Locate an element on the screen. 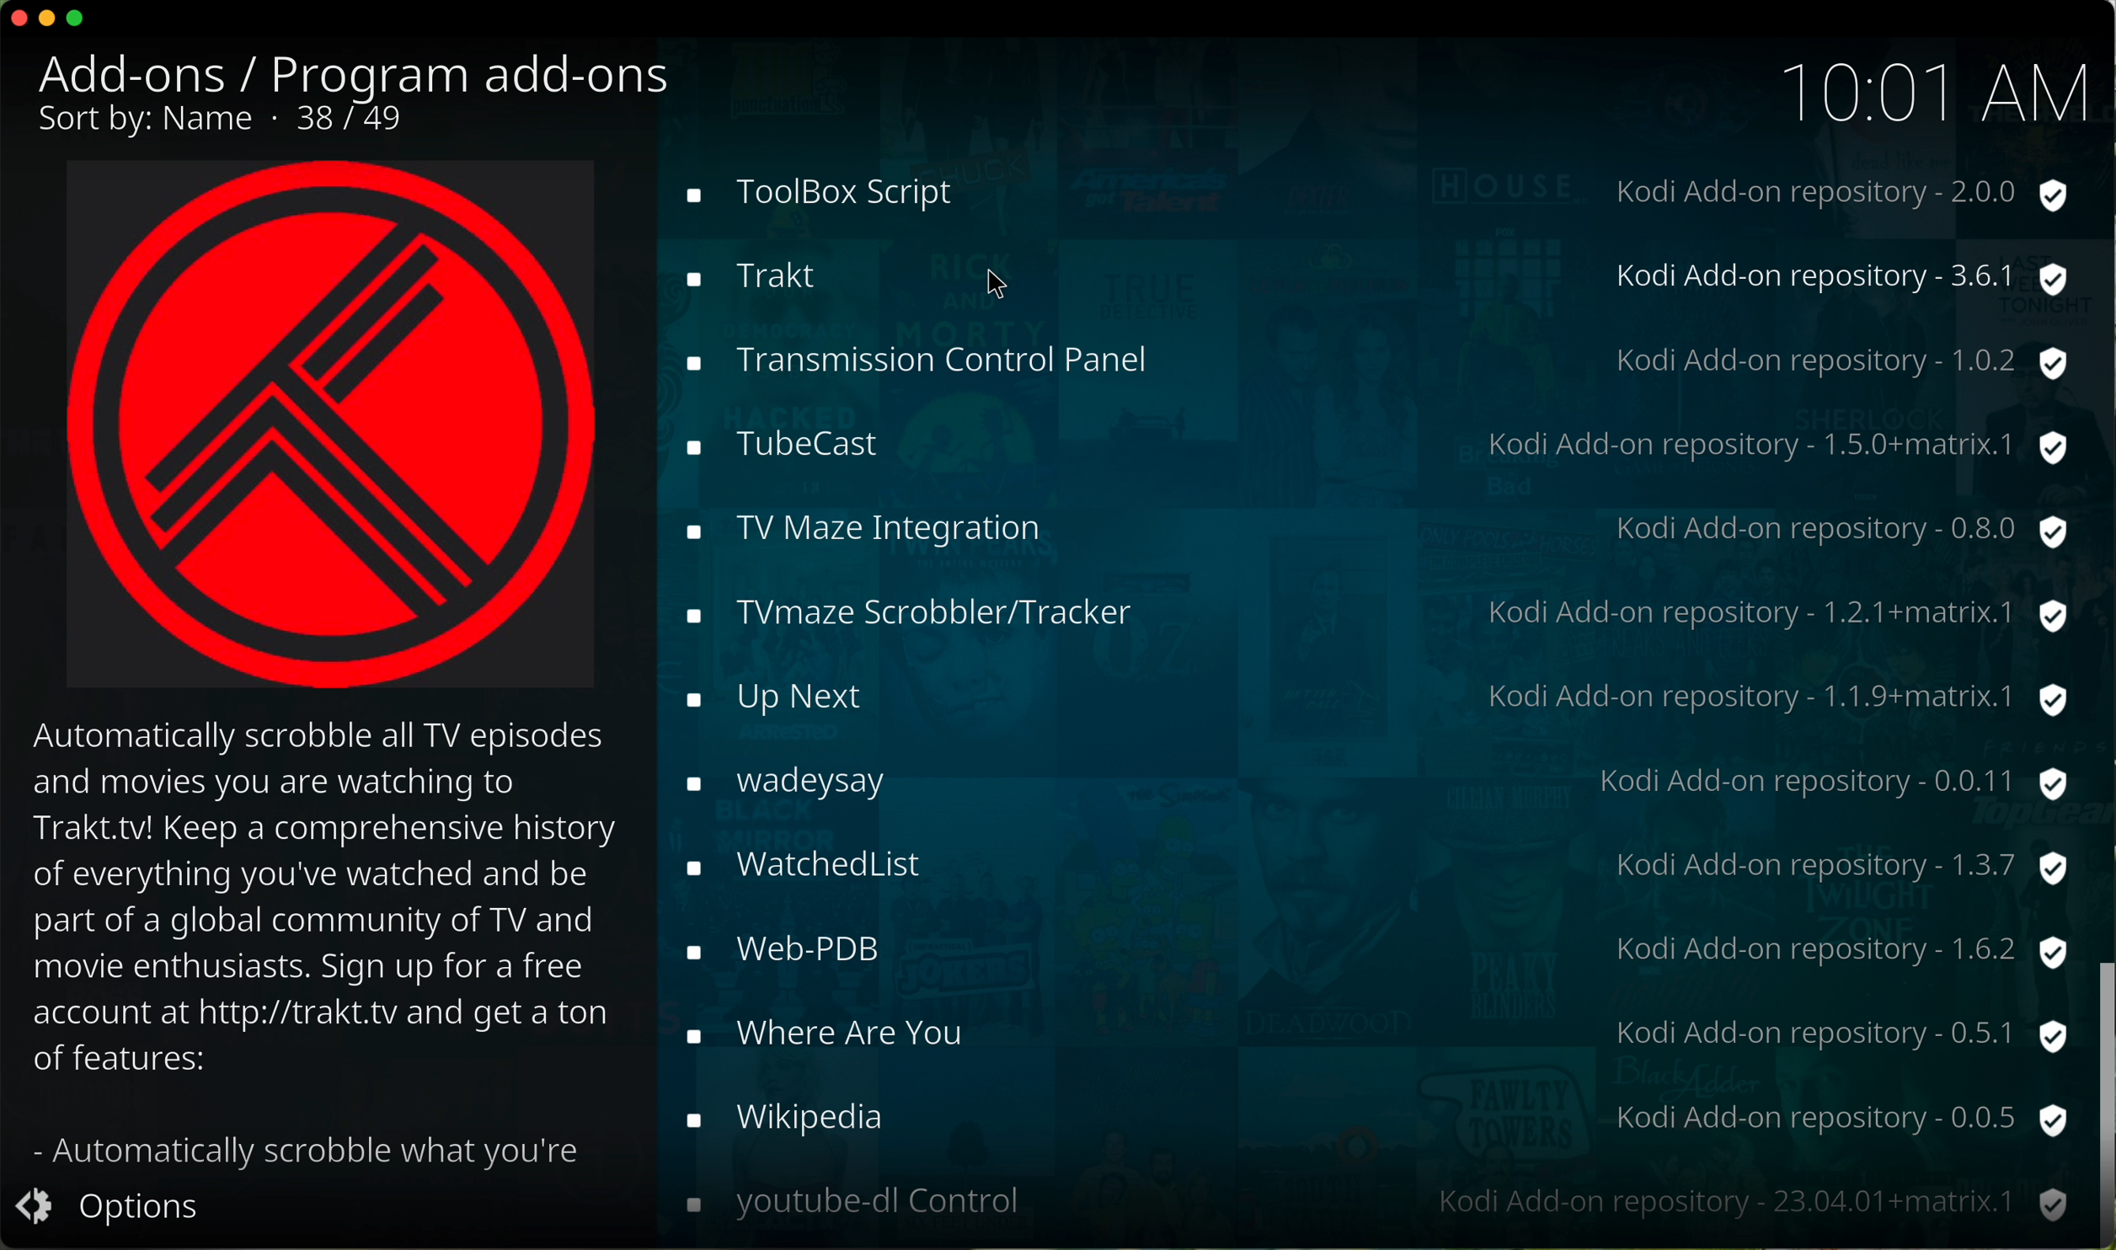  cursor is located at coordinates (1005, 286).